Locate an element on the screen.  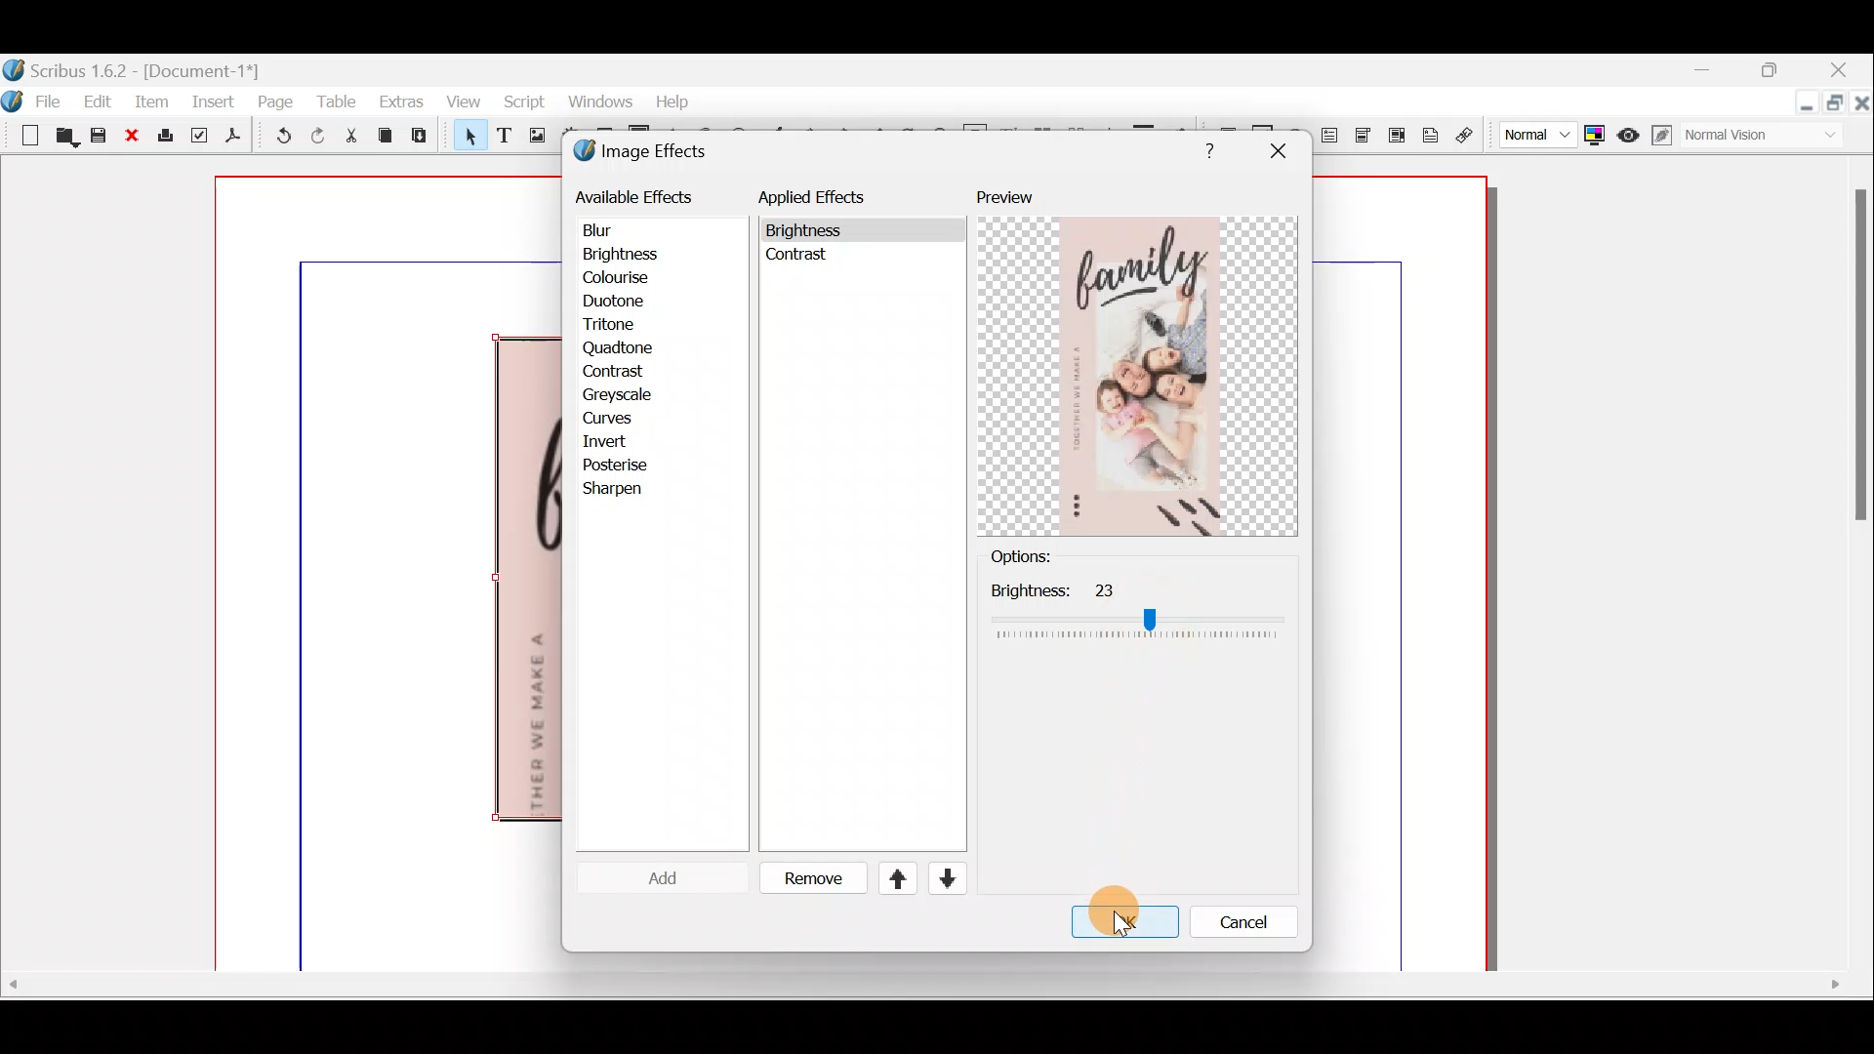
New is located at coordinates (21, 134).